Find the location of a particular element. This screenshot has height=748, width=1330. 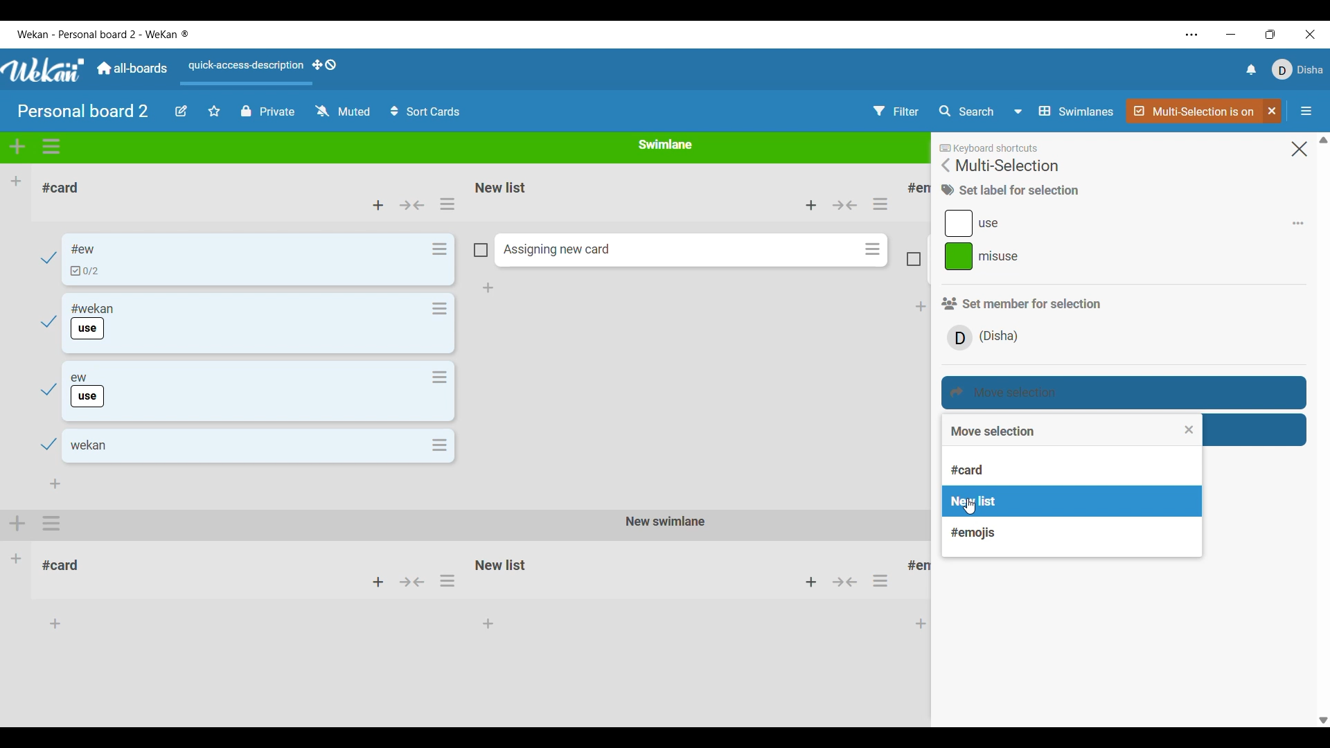

Indicates checklist in card is located at coordinates (85, 270).